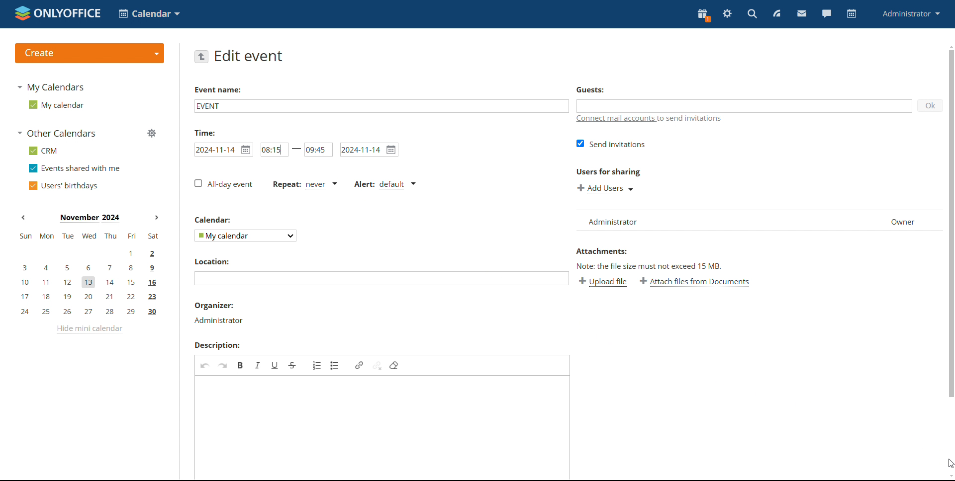 The image size is (955, 481). What do you see at coordinates (317, 365) in the screenshot?
I see `insert/remove numbered list` at bounding box center [317, 365].